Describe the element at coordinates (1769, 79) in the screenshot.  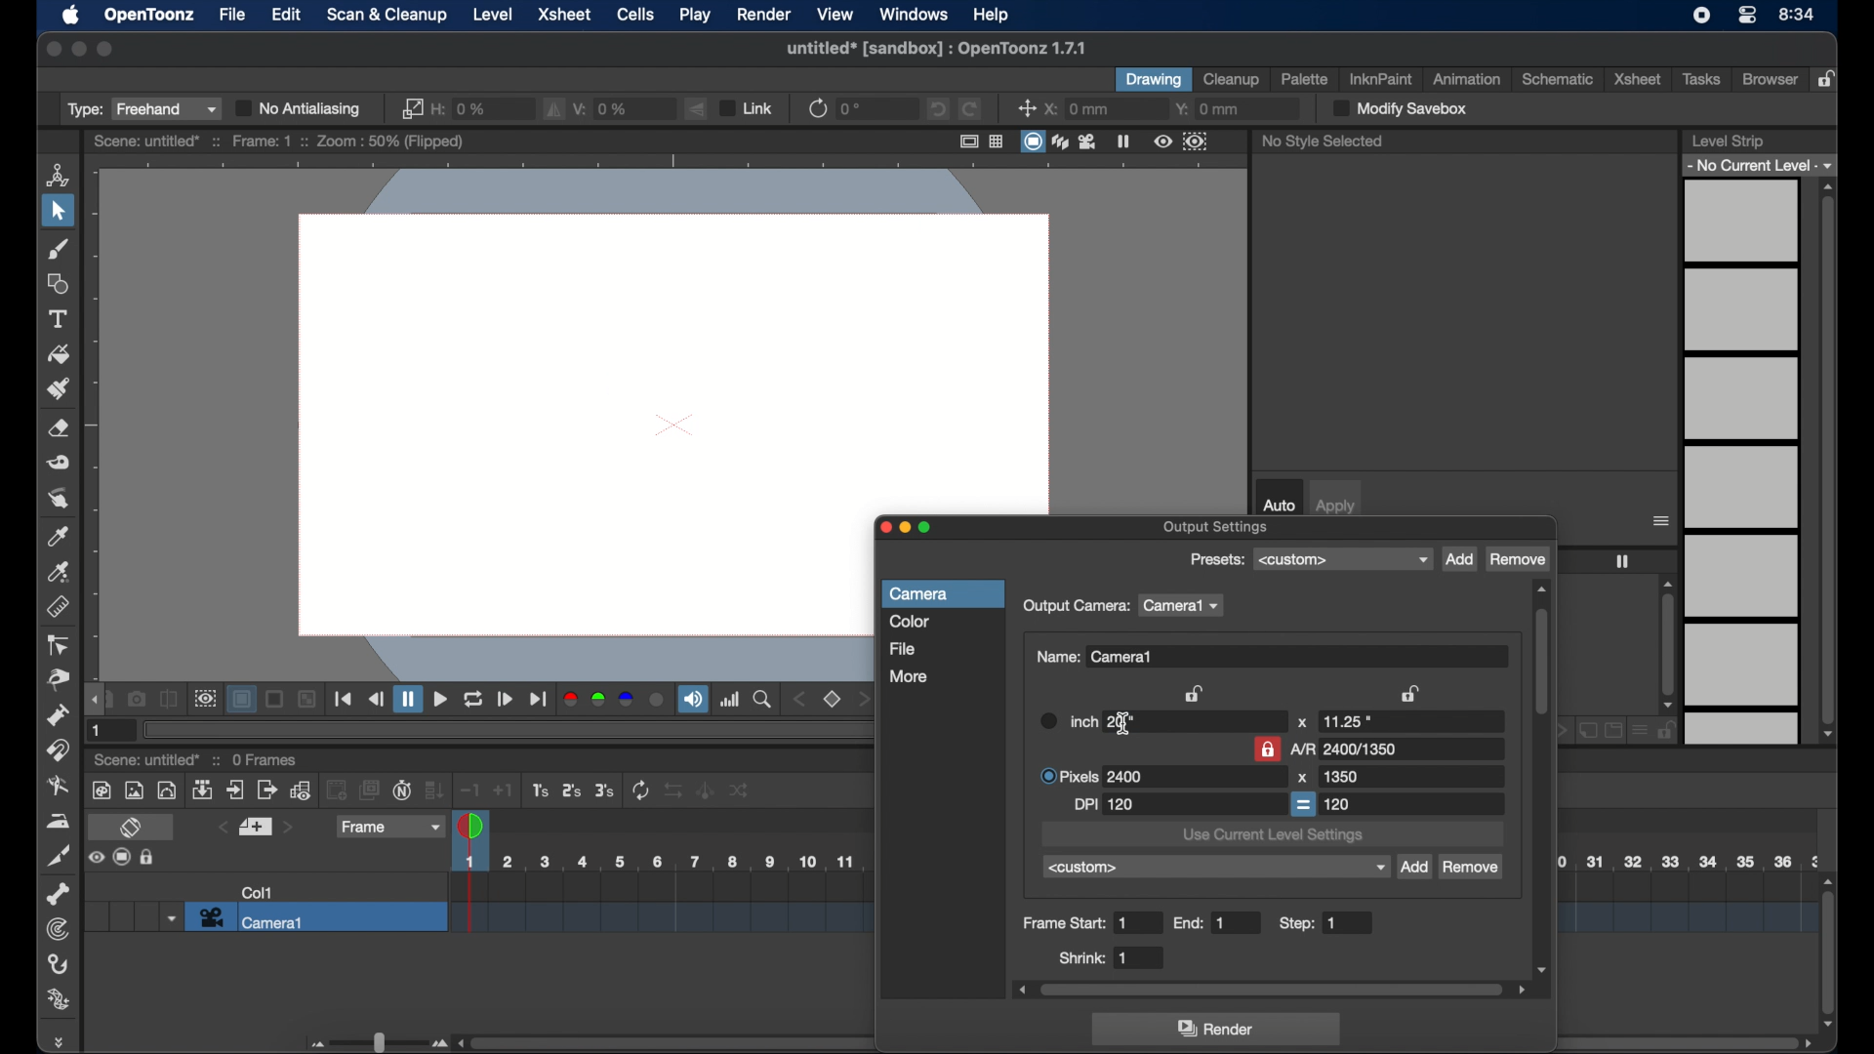
I see `browser` at that location.